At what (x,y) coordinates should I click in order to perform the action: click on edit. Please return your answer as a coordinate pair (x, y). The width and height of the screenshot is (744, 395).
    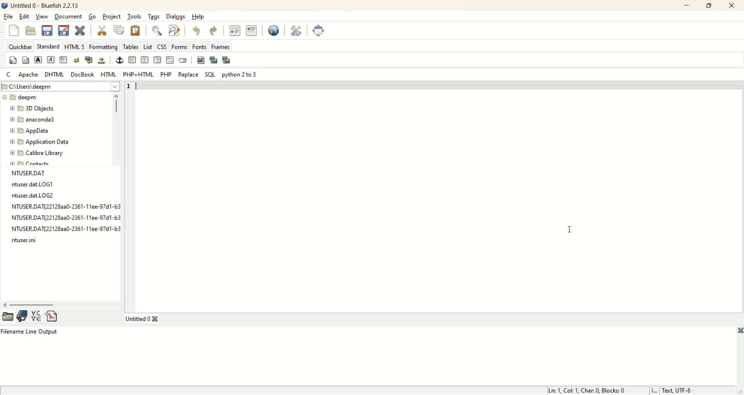
    Looking at the image, I should click on (24, 17).